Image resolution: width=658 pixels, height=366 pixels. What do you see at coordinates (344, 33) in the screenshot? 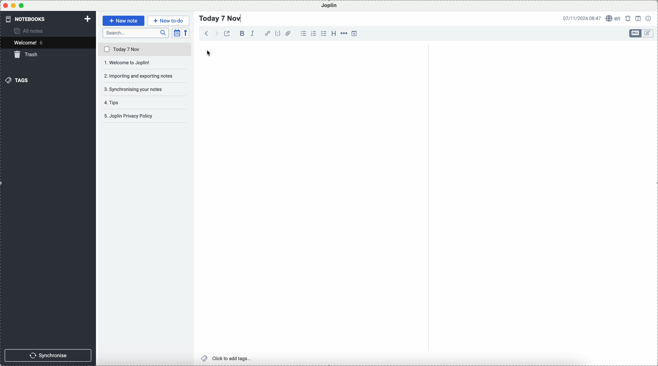
I see `horizontal rule` at bounding box center [344, 33].